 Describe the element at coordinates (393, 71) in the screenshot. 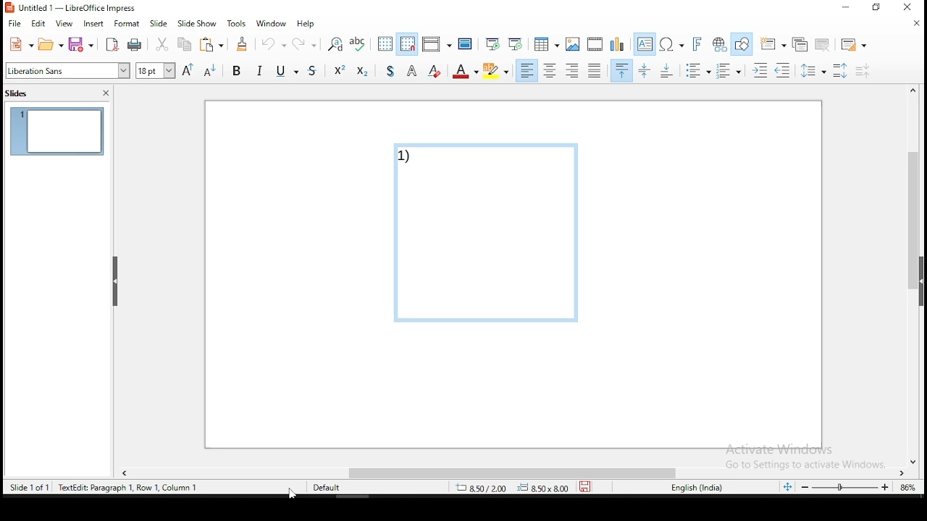

I see `toggle shadow` at that location.